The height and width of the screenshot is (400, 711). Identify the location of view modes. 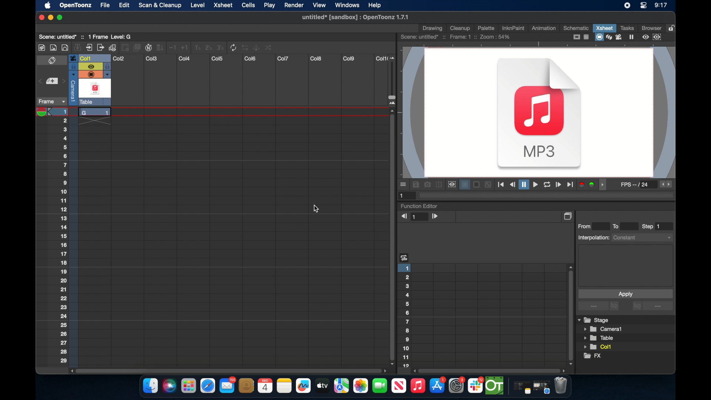
(615, 37).